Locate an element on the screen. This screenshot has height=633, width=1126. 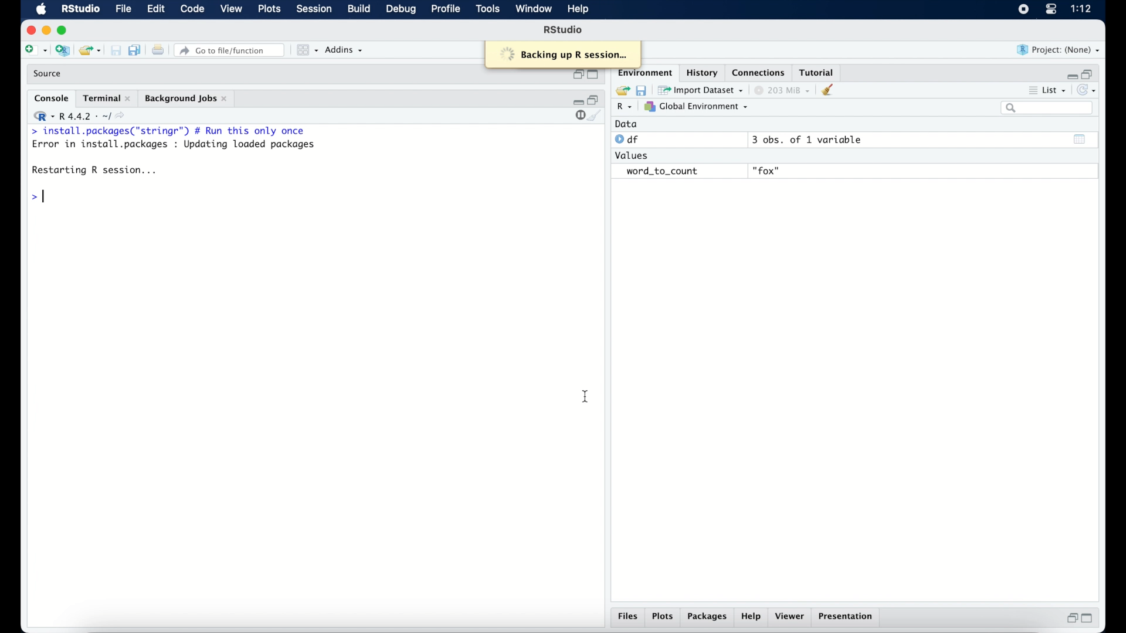
create new project is located at coordinates (62, 51).